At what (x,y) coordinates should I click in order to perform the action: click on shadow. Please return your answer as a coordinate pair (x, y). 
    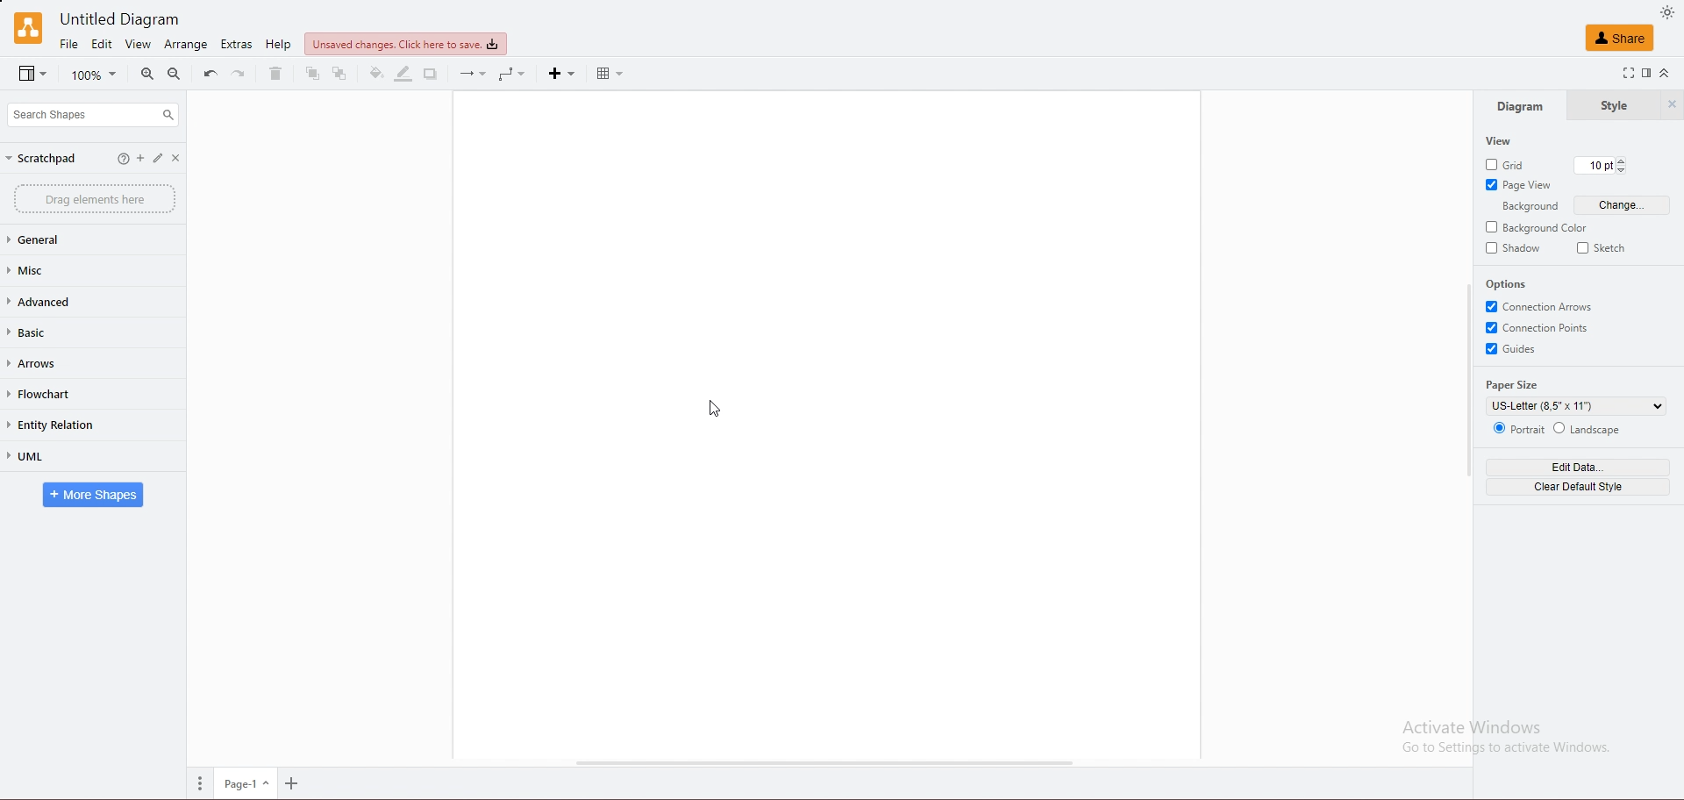
    Looking at the image, I should click on (1515, 247).